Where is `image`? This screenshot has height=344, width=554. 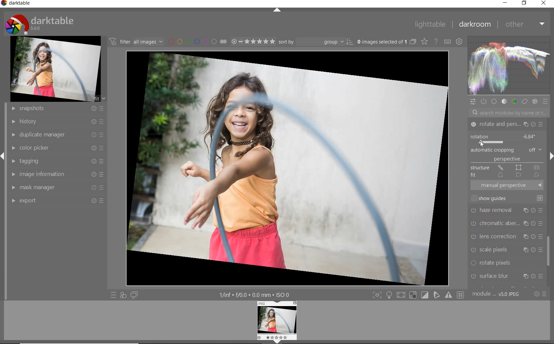 image is located at coordinates (55, 69).